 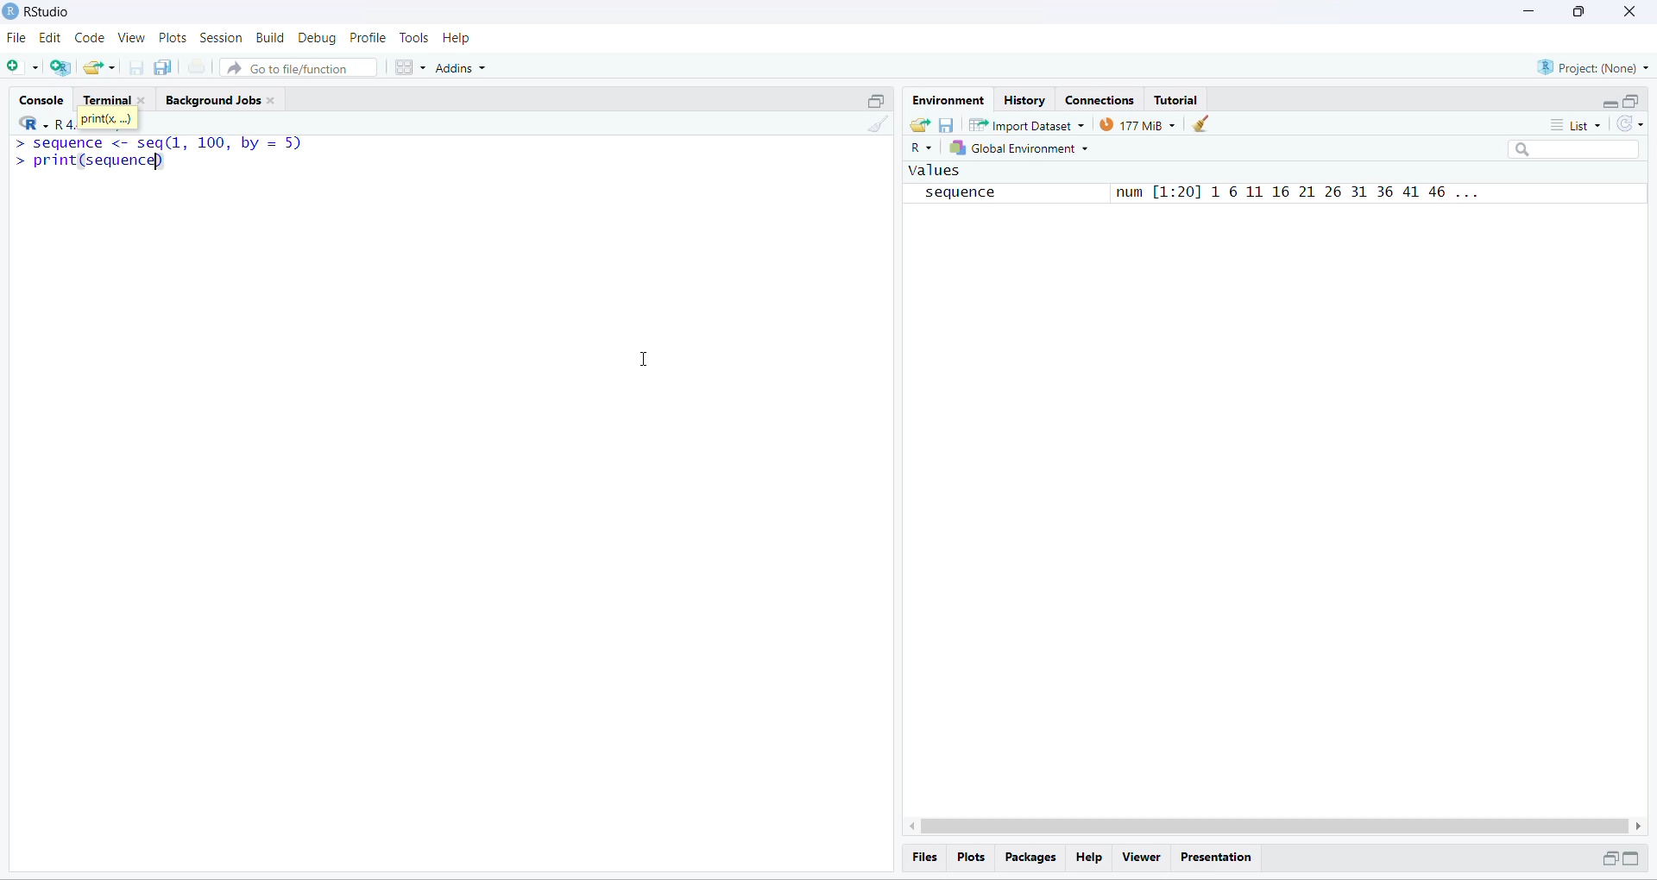 I want to click on help, so click(x=1091, y=858).